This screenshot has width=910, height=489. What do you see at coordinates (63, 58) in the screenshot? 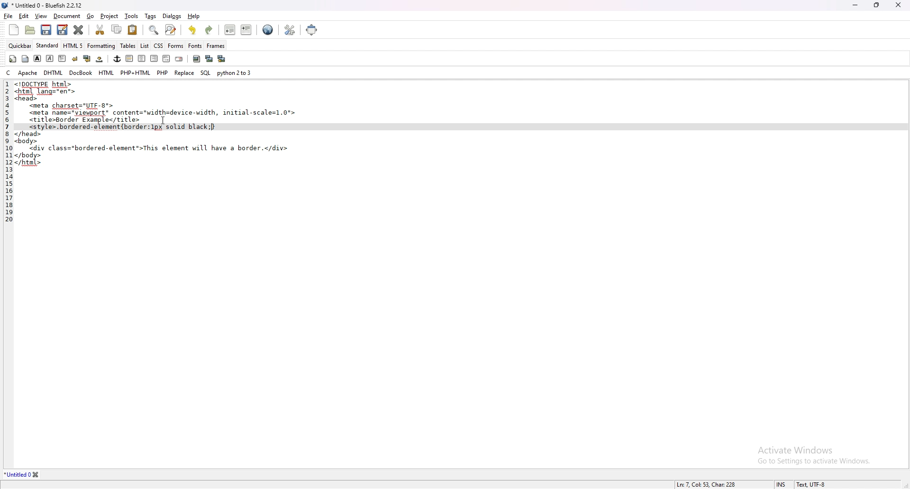
I see `paragraph` at bounding box center [63, 58].